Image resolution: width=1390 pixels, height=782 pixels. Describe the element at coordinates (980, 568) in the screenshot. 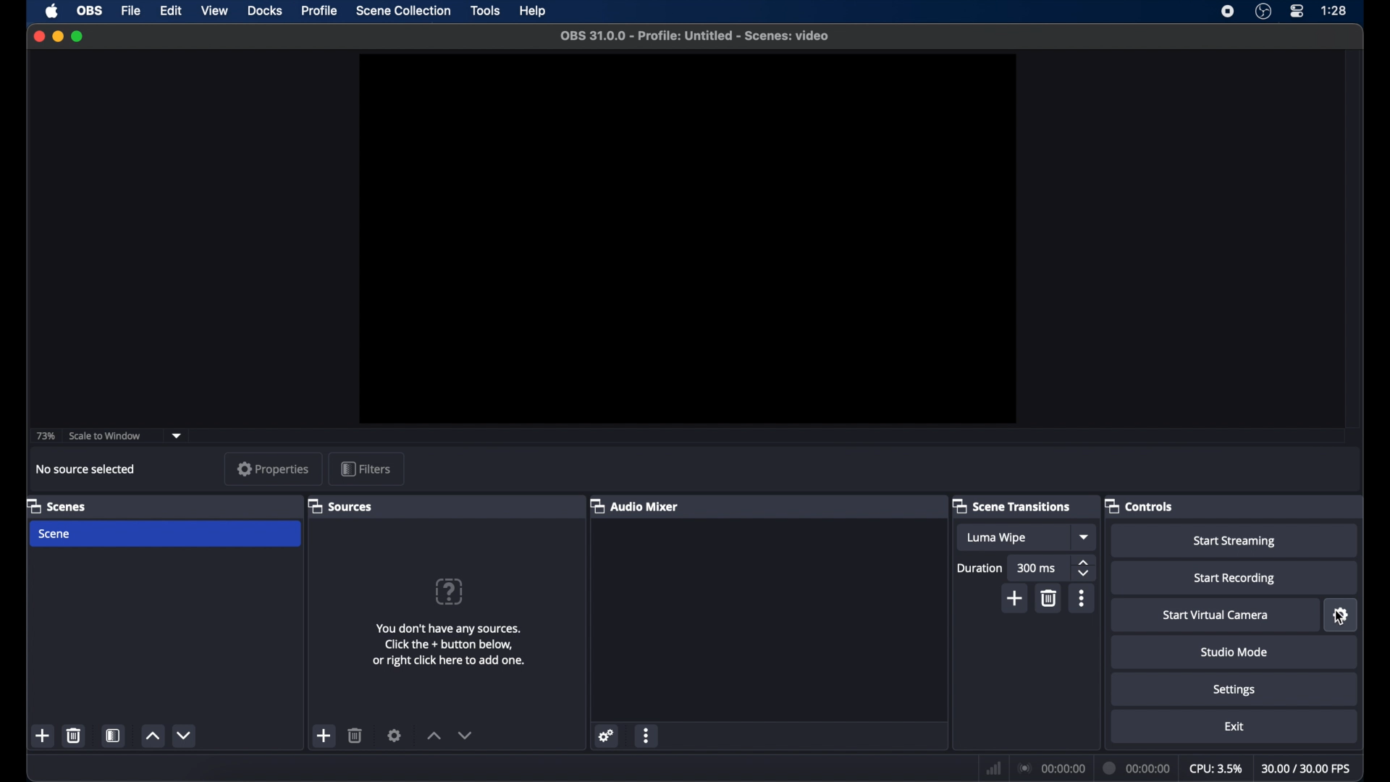

I see `durations` at that location.